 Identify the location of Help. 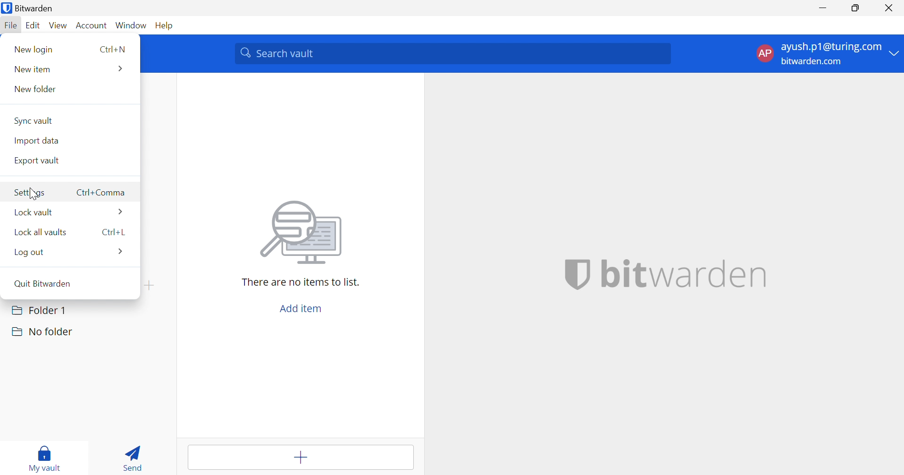
(166, 25).